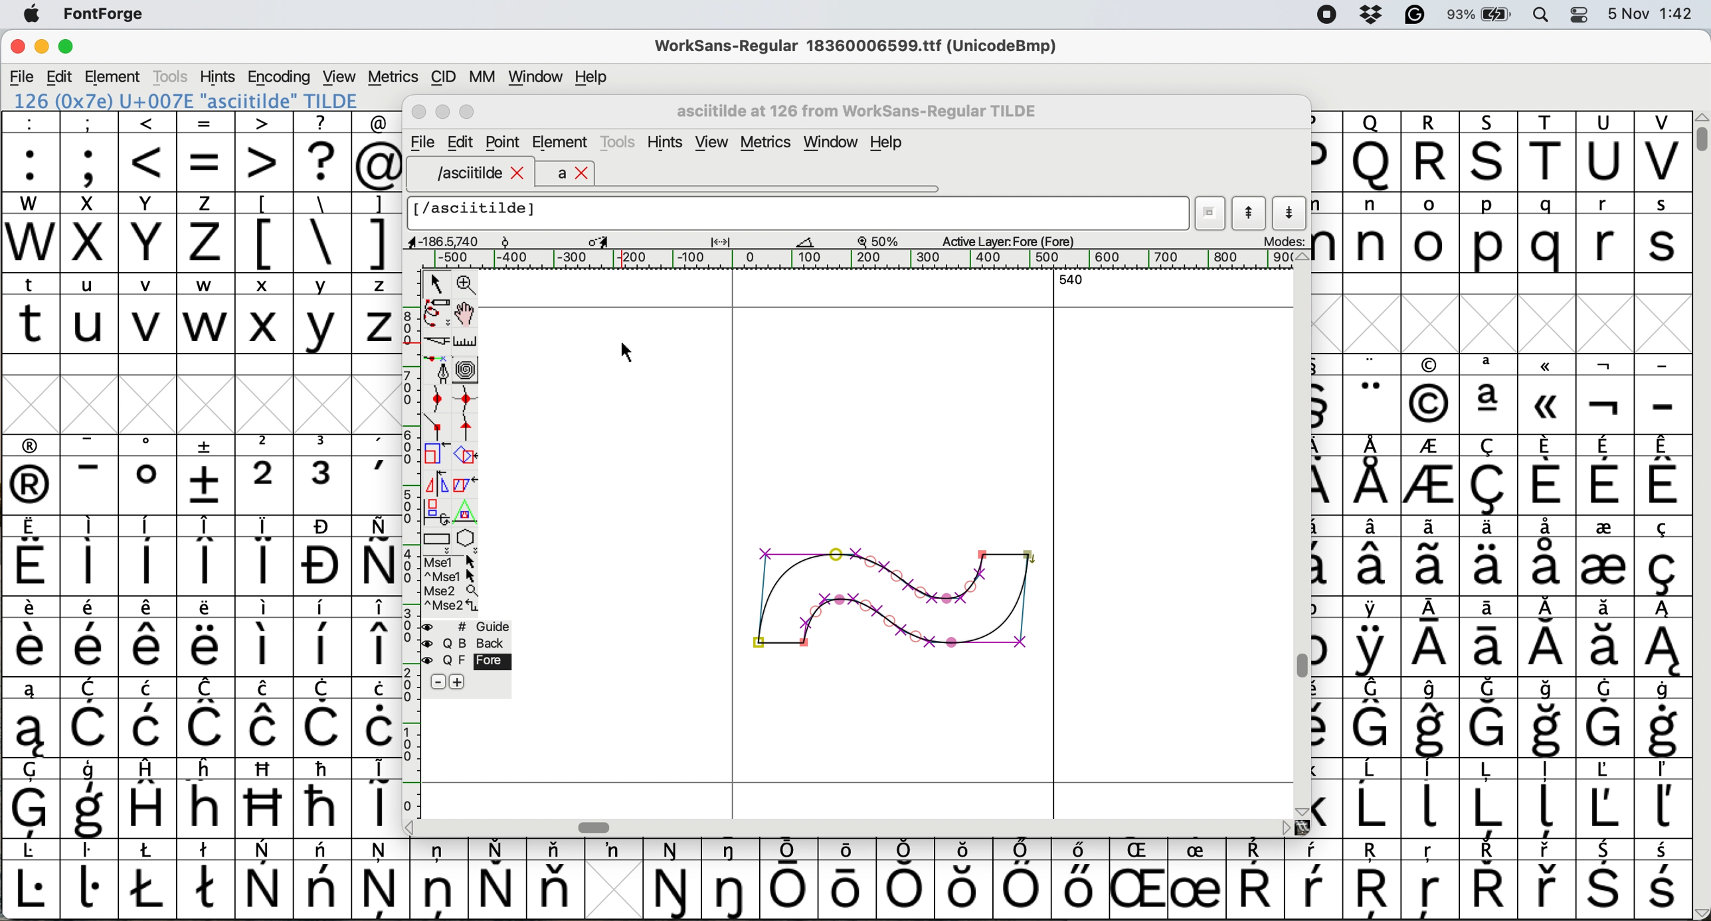 The width and height of the screenshot is (1711, 921). I want to click on symbol, so click(207, 555).